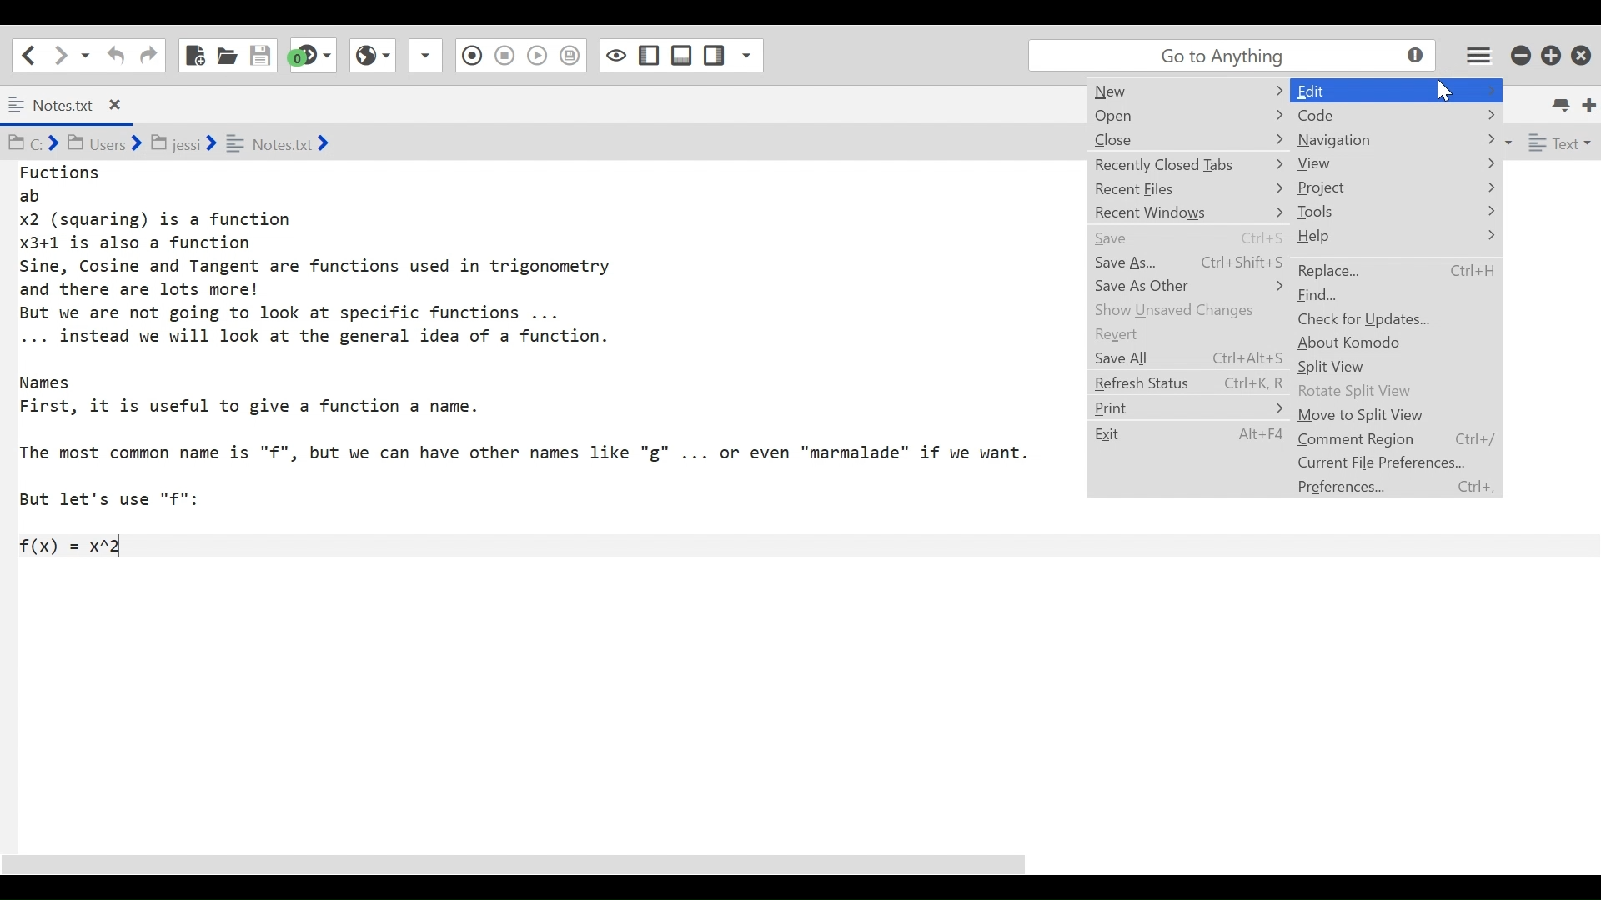  I want to click on Recording Macro, so click(427, 55).